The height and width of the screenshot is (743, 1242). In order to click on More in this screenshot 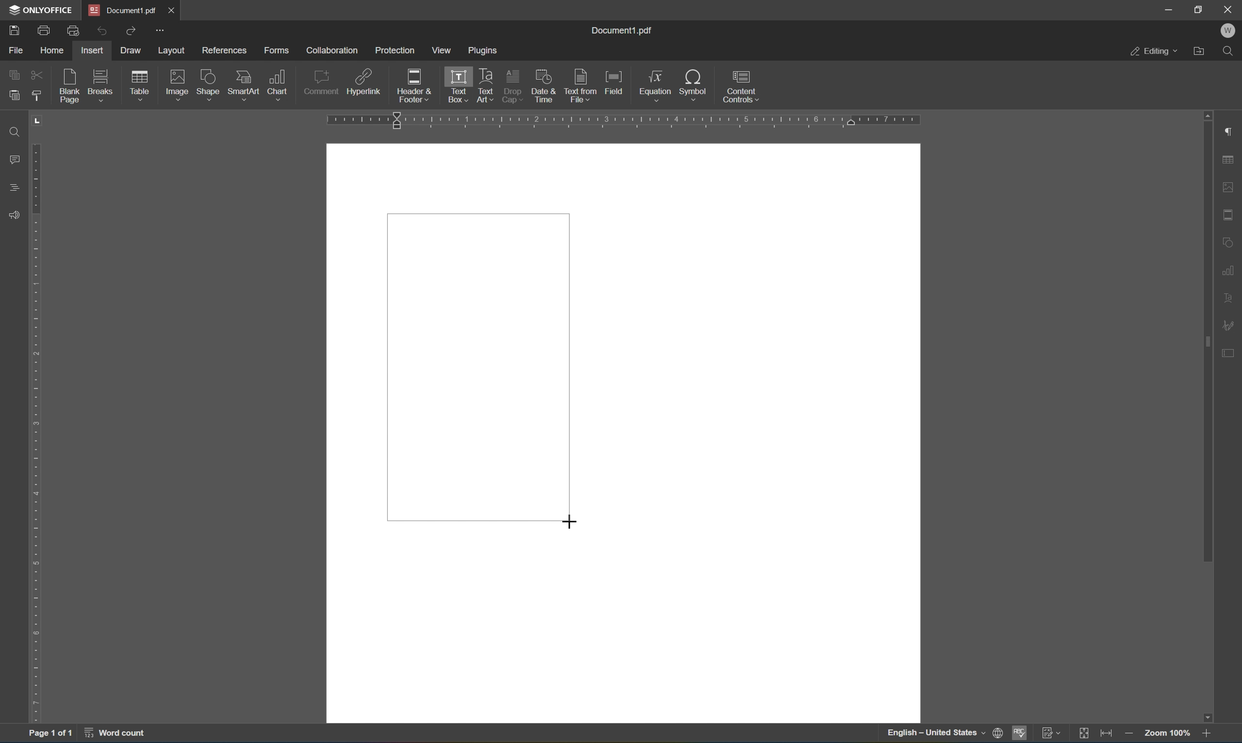, I will do `click(160, 30)`.